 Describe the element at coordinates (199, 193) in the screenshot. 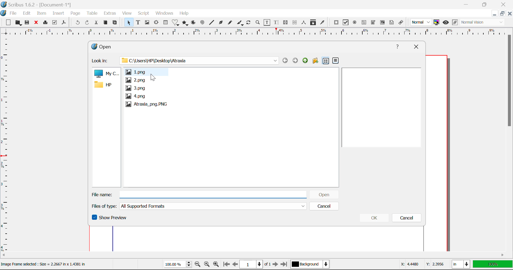

I see `File Name` at that location.